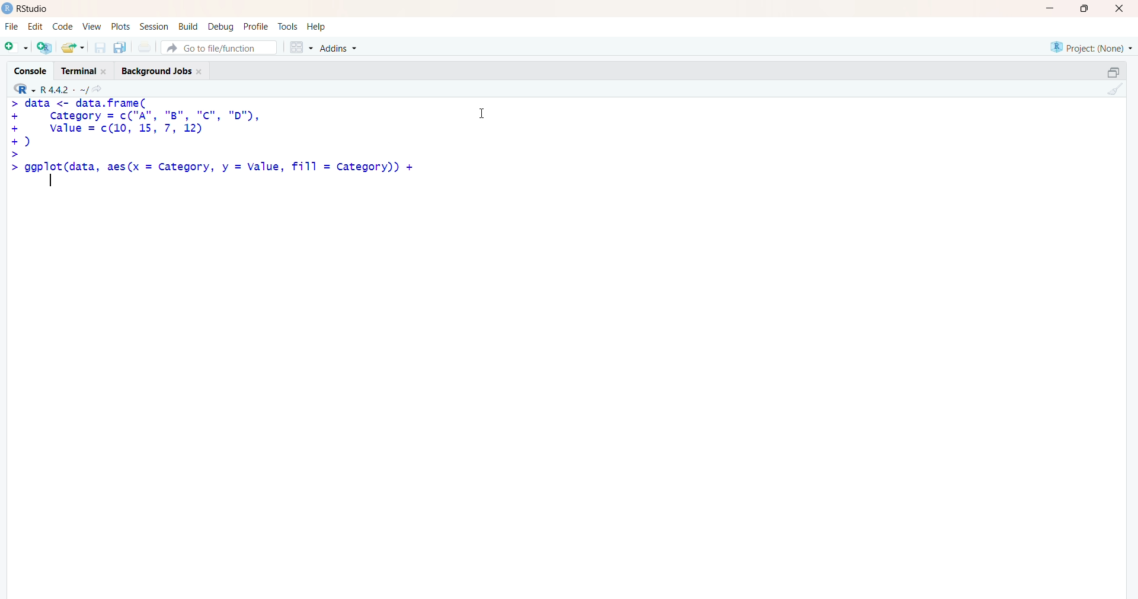 Image resolution: width=1138 pixels, height=599 pixels. I want to click on save all open documents, so click(119, 47).